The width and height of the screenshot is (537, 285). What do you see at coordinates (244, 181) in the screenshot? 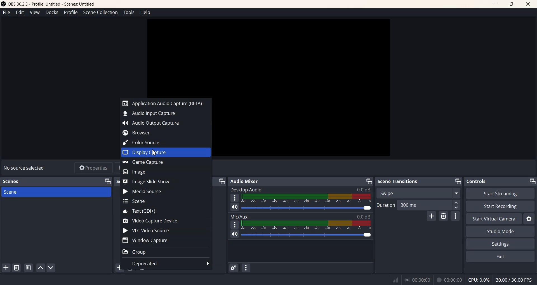
I see `Audio Mixer` at bounding box center [244, 181].